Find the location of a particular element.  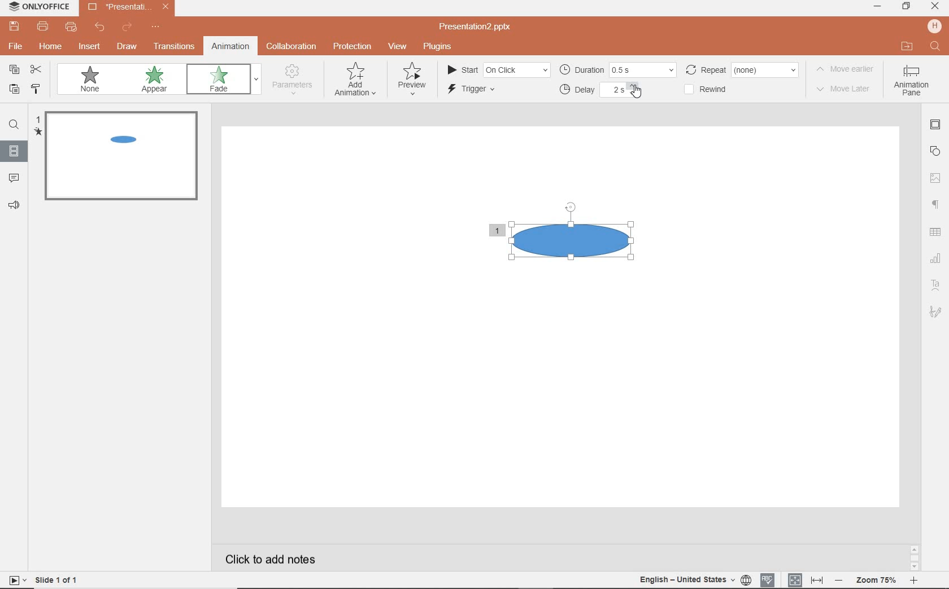

draw is located at coordinates (127, 47).